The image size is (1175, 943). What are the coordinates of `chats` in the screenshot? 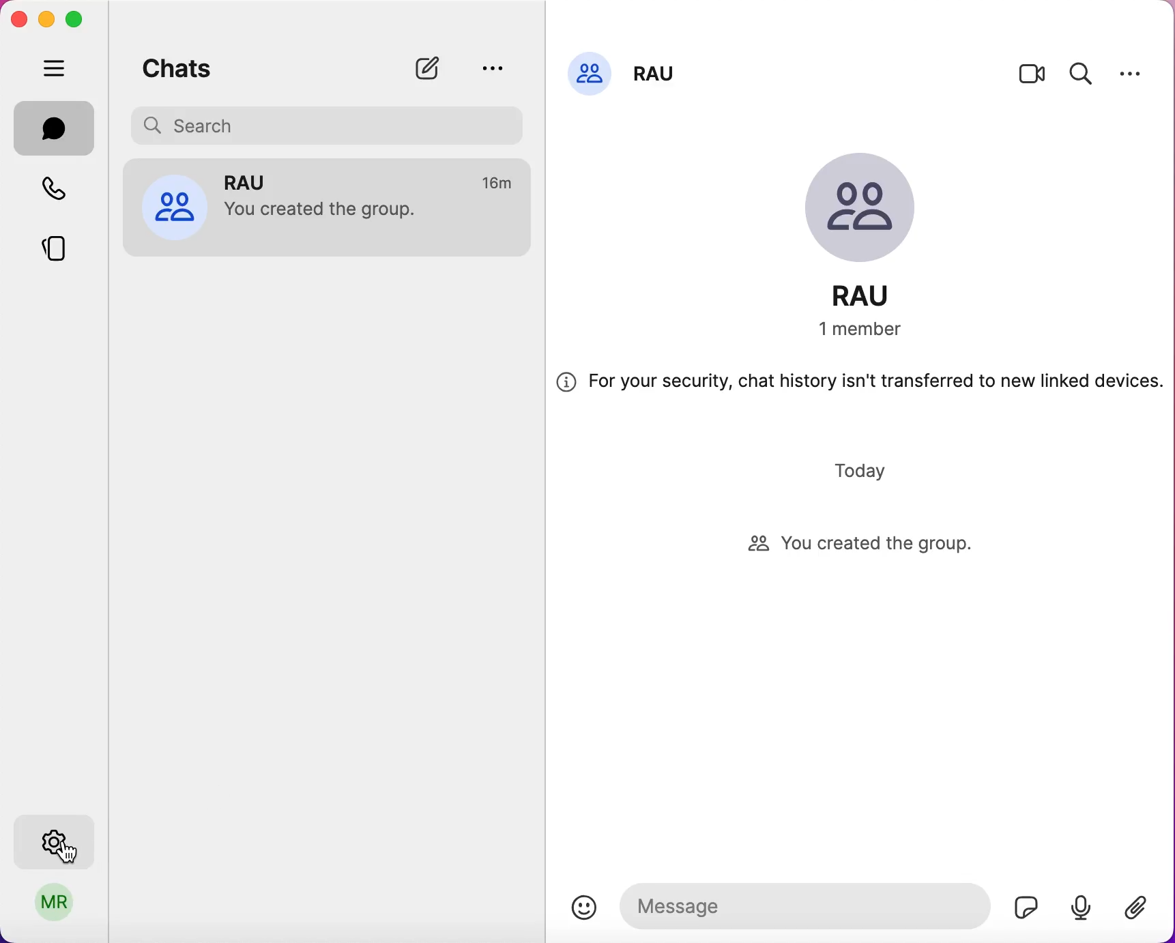 It's located at (177, 66).